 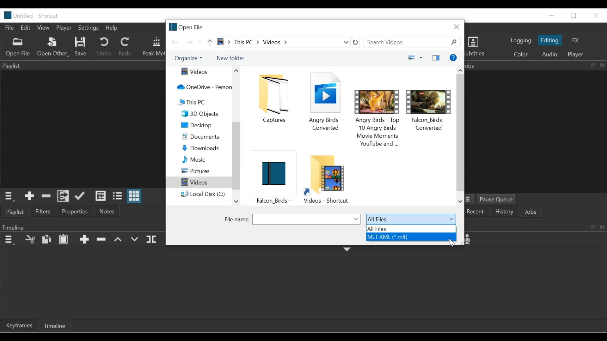 What do you see at coordinates (453, 57) in the screenshot?
I see `Get help` at bounding box center [453, 57].